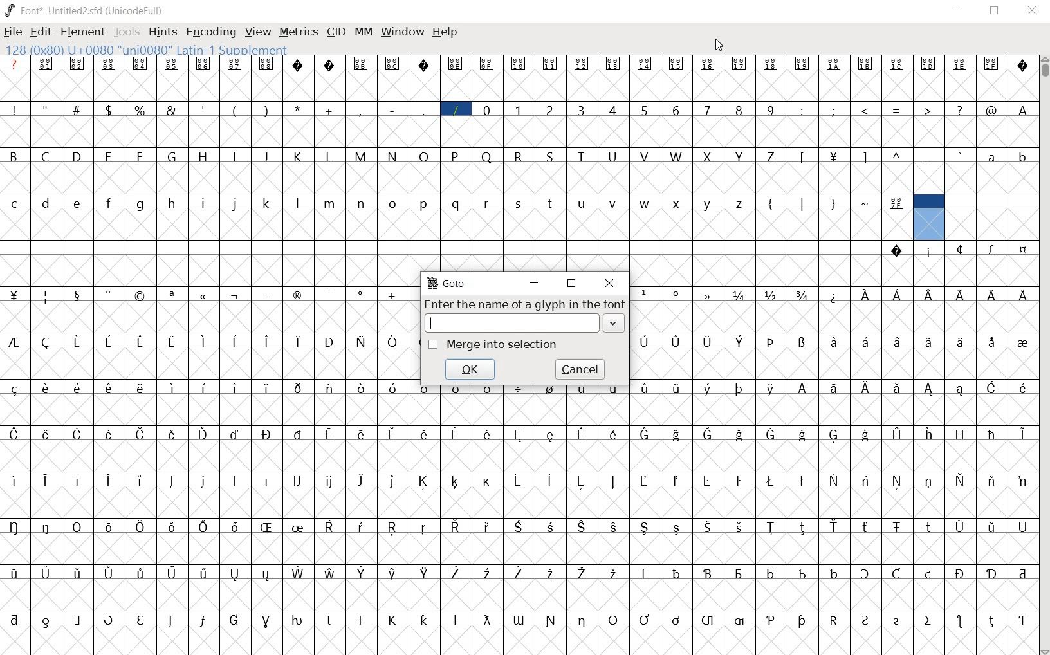 Image resolution: width=1050 pixels, height=655 pixels. What do you see at coordinates (333, 526) in the screenshot?
I see `Symbol` at bounding box center [333, 526].